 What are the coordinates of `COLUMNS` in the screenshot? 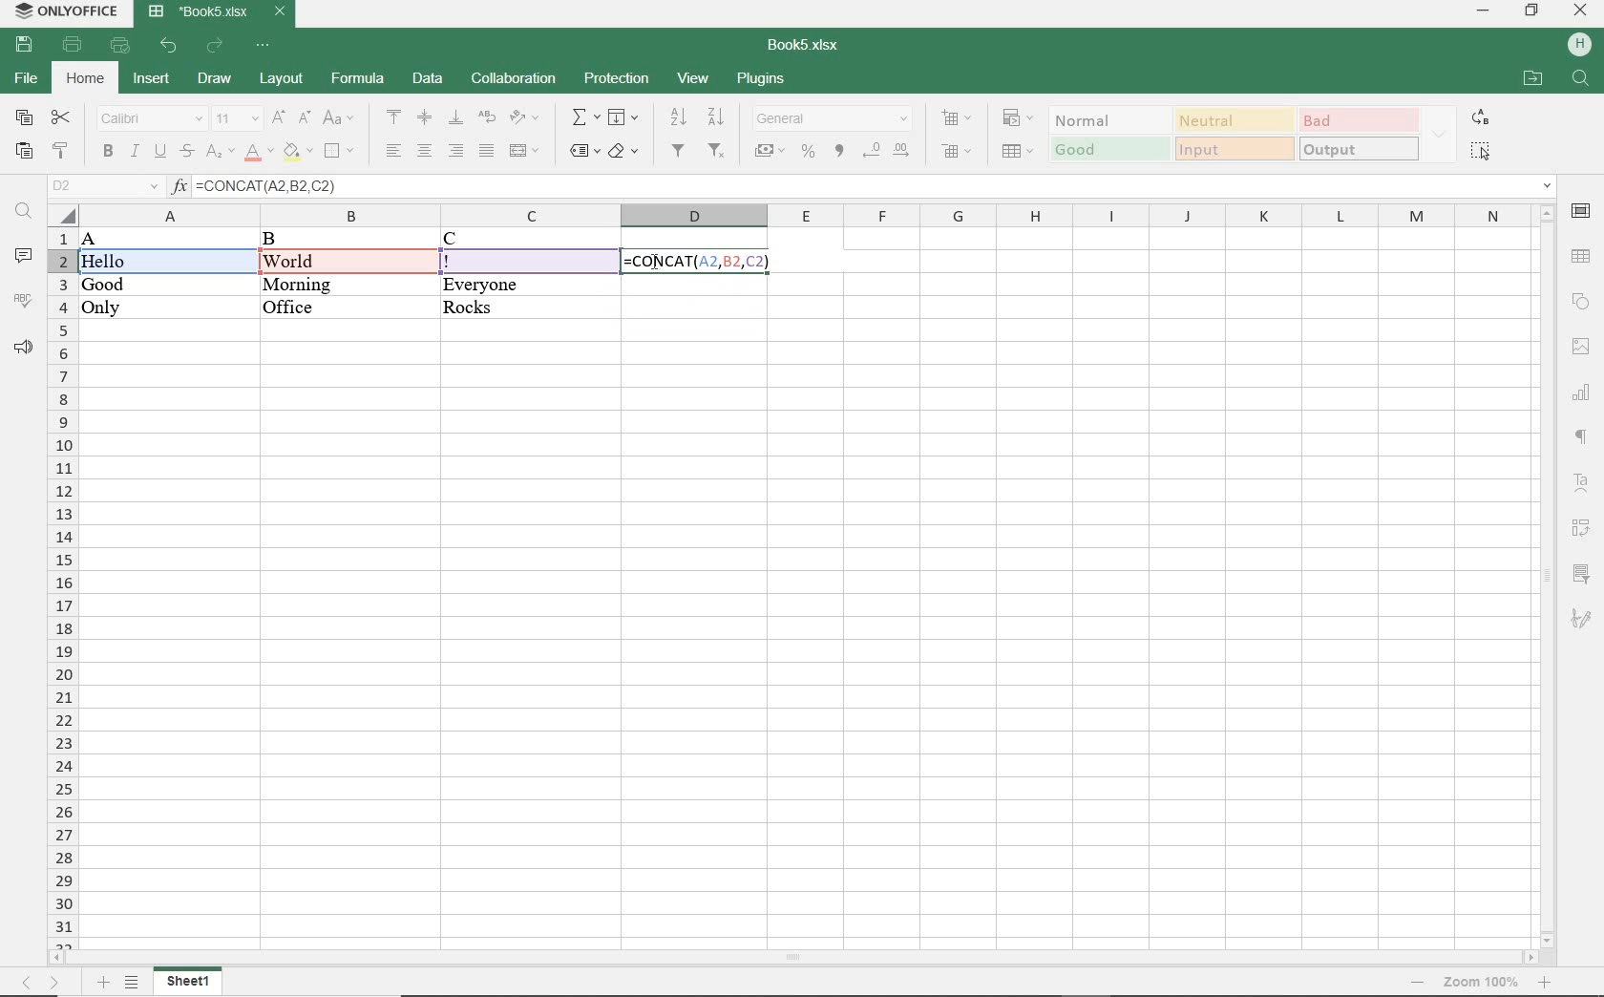 It's located at (804, 215).